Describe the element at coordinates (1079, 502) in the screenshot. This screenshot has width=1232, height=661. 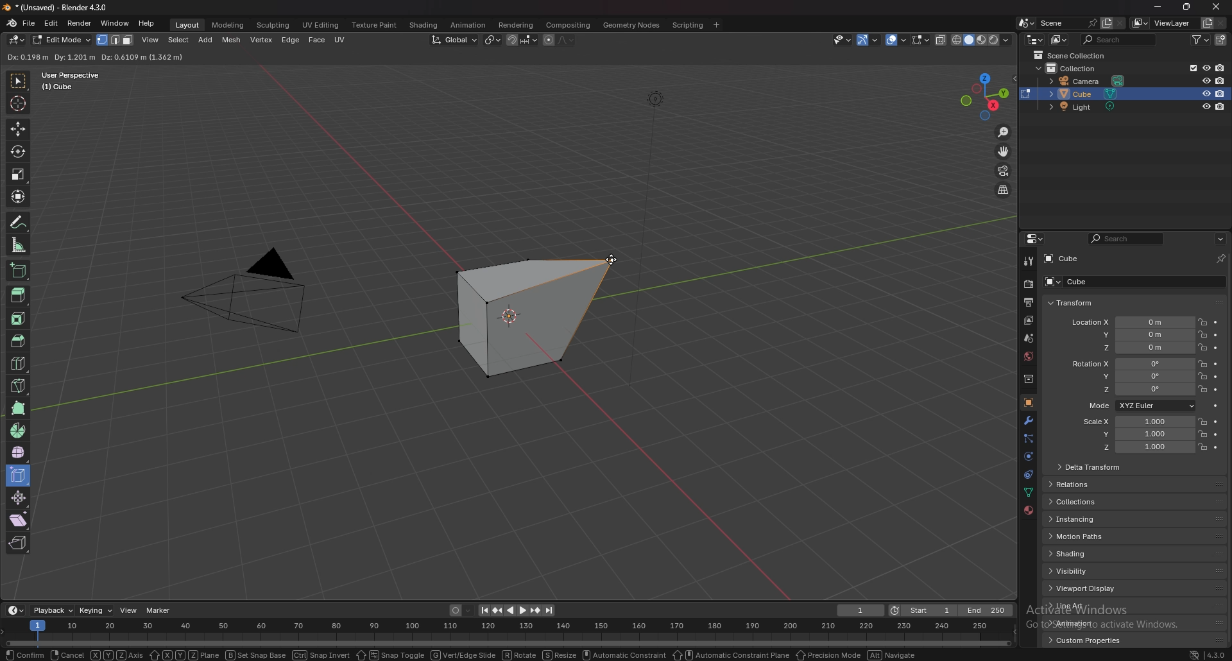
I see `collections` at that location.